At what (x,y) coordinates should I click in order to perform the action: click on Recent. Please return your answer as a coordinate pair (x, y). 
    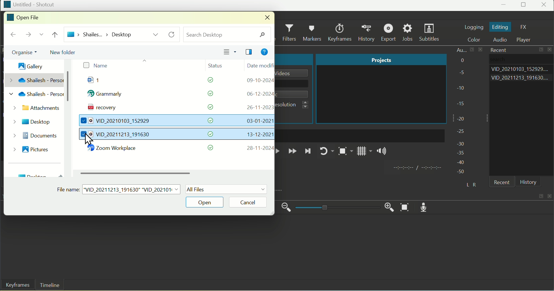
    Looking at the image, I should click on (497, 50).